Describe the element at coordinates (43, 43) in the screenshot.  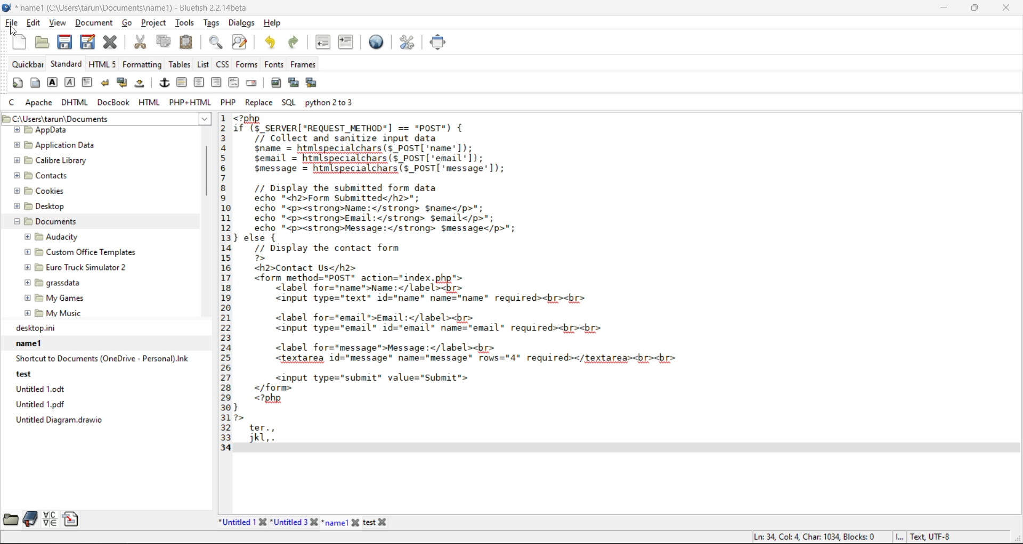
I see `open` at that location.